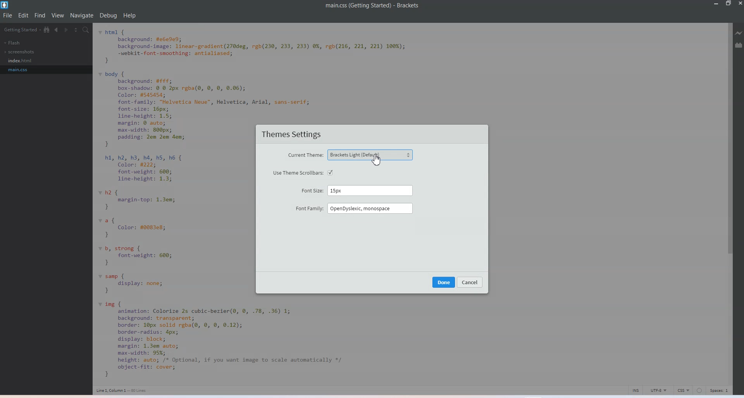  What do you see at coordinates (350, 155) in the screenshot?
I see `Current Theme` at bounding box center [350, 155].